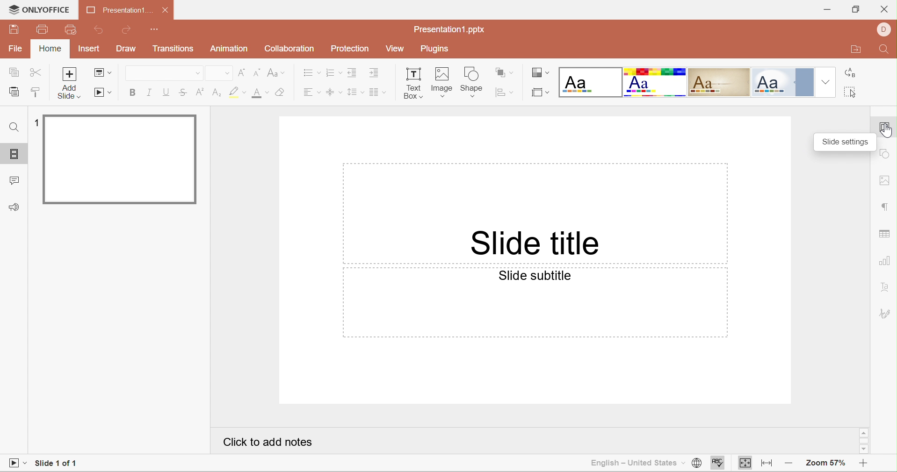 This screenshot has width=897, height=472. Describe the element at coordinates (472, 80) in the screenshot. I see `Shape` at that location.